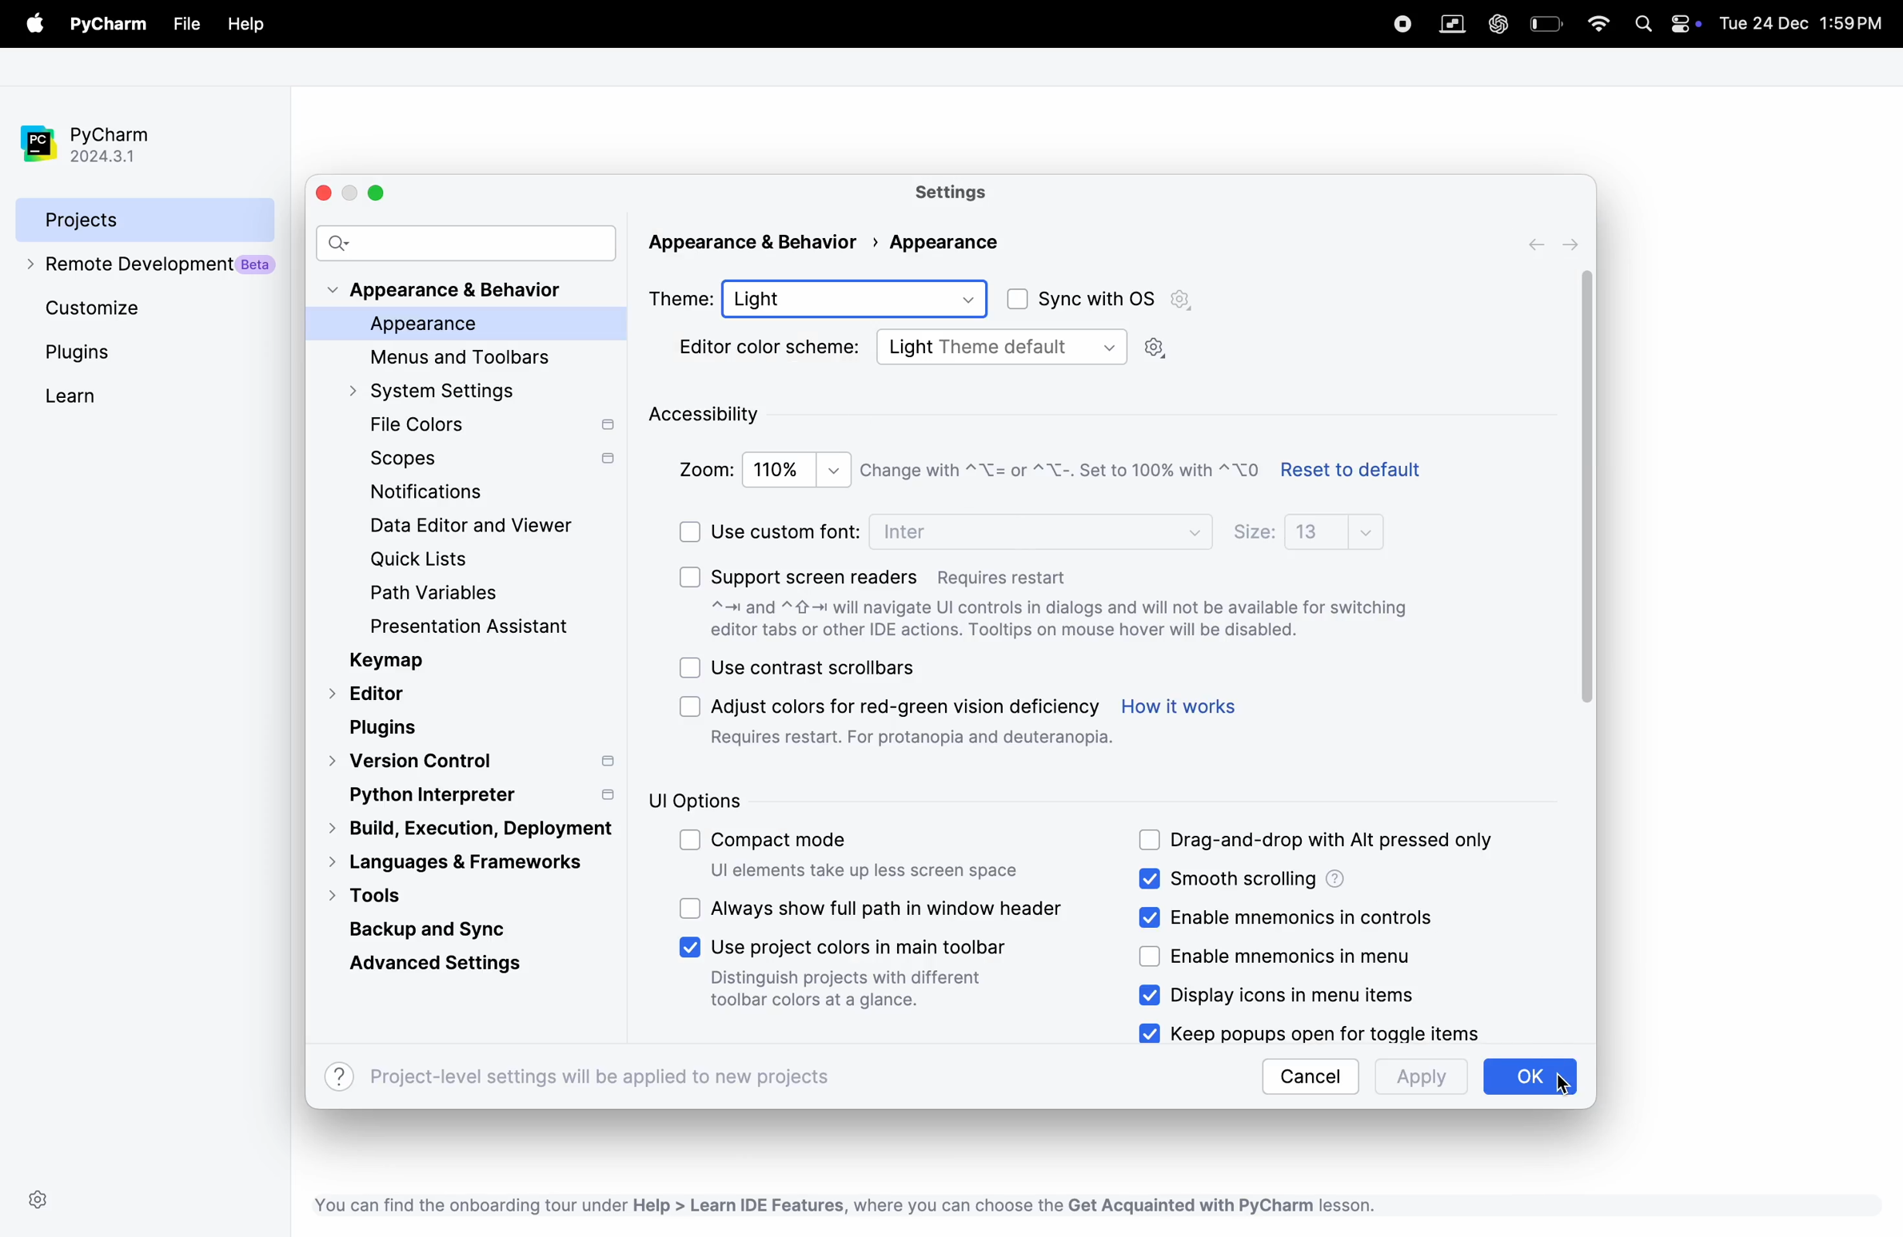 This screenshot has height=1237, width=1903. Describe the element at coordinates (1327, 838) in the screenshot. I see `drag and drop alt pressed only` at that location.